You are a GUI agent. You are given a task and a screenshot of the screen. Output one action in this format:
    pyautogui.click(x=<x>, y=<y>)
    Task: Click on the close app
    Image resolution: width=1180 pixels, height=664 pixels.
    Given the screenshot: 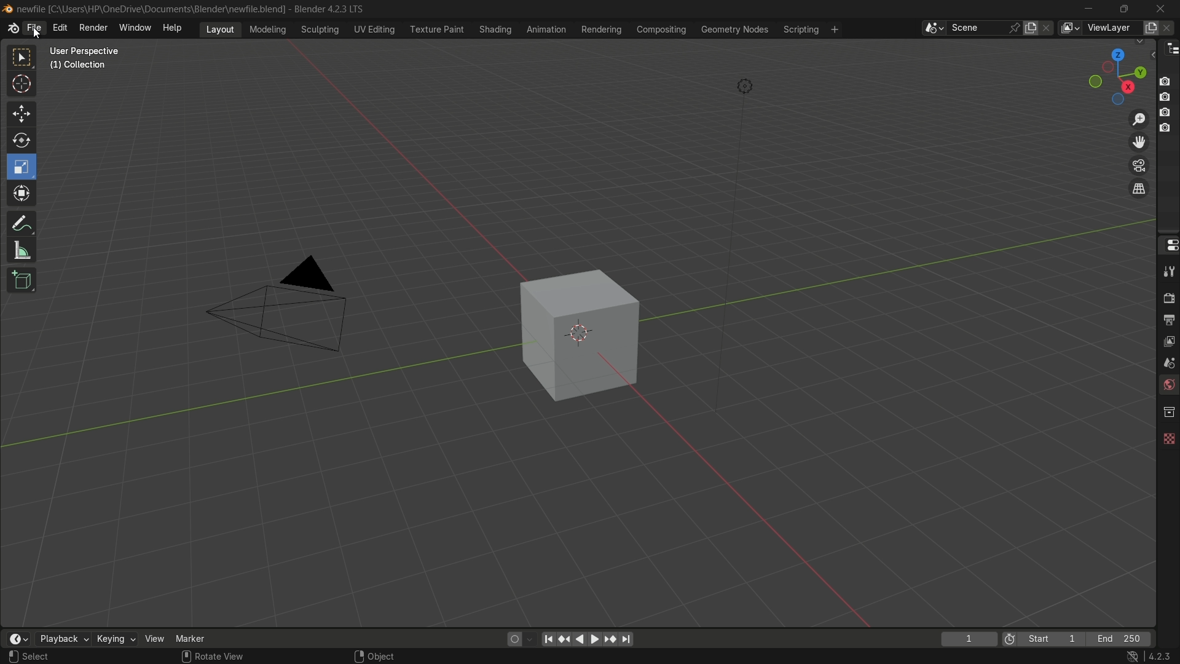 What is the action you would take?
    pyautogui.click(x=1161, y=8)
    